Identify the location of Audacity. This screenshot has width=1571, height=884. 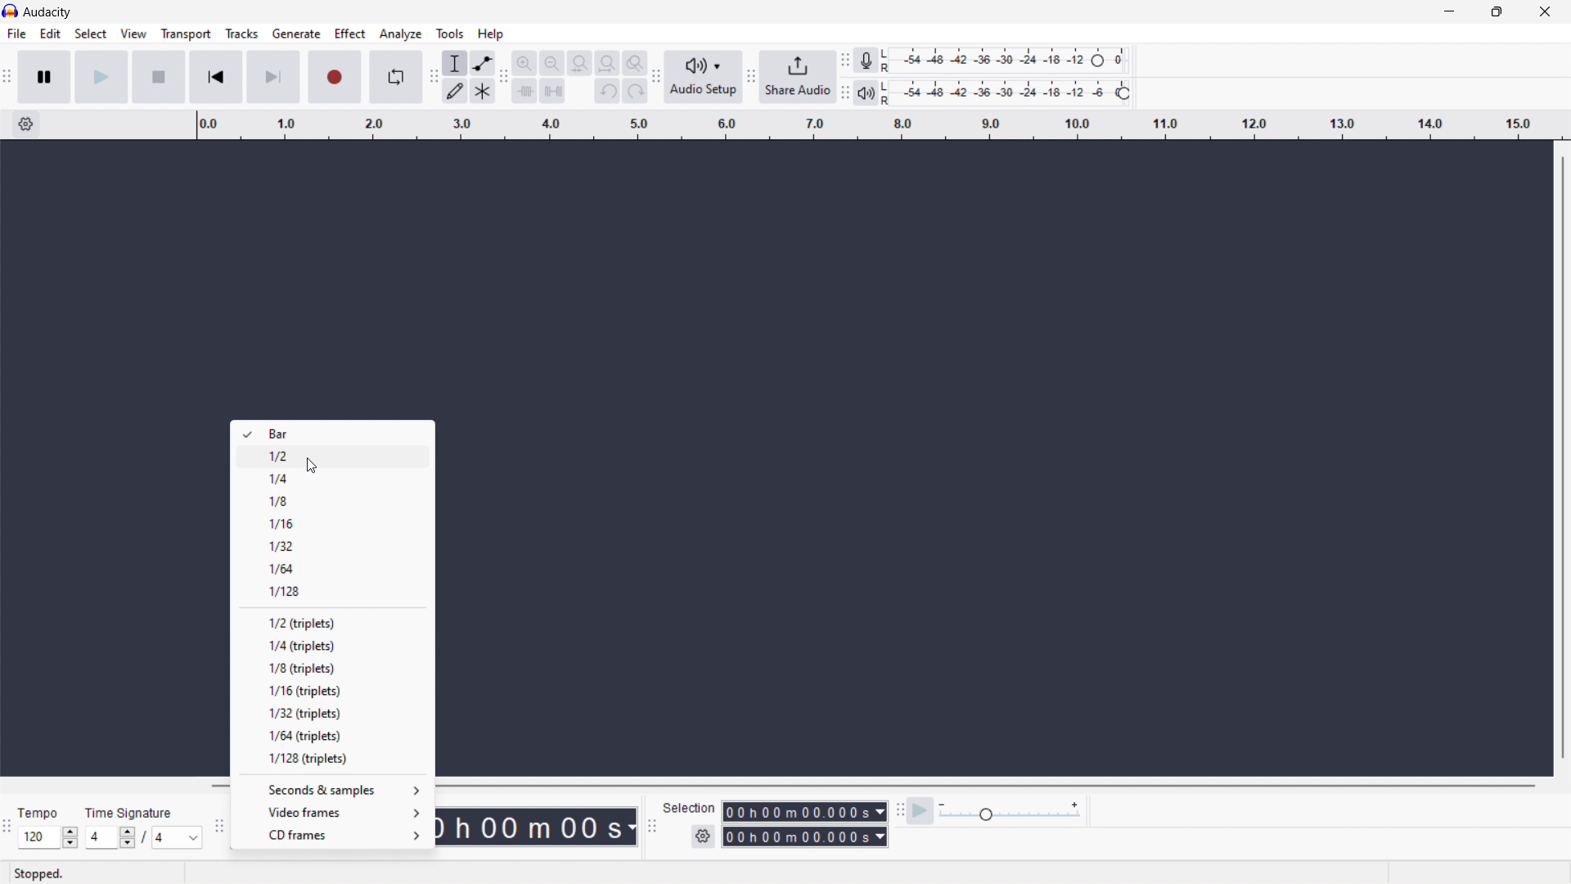
(48, 11).